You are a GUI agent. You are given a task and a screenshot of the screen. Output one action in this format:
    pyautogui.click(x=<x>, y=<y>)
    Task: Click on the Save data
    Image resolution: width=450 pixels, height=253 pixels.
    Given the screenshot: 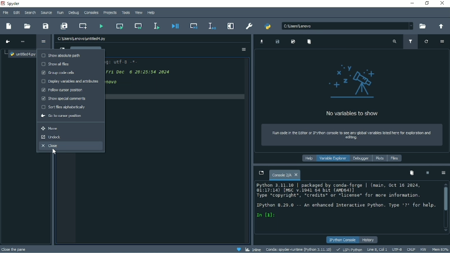 What is the action you would take?
    pyautogui.click(x=277, y=42)
    